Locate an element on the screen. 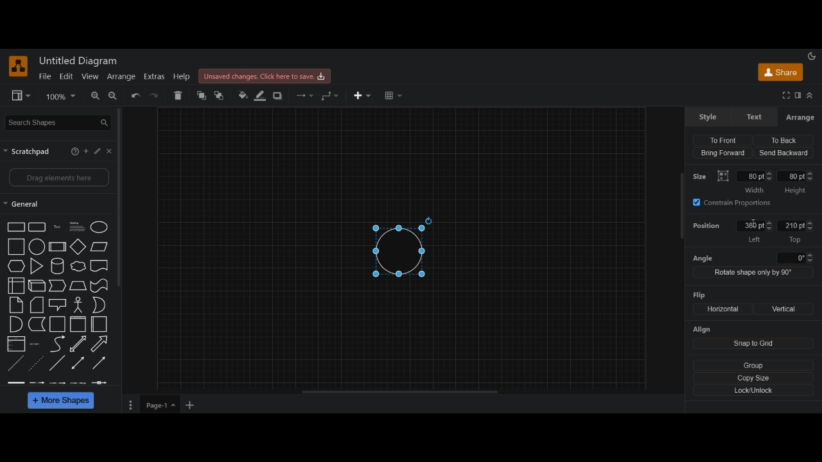 The image size is (822, 462). view is located at coordinates (89, 76).